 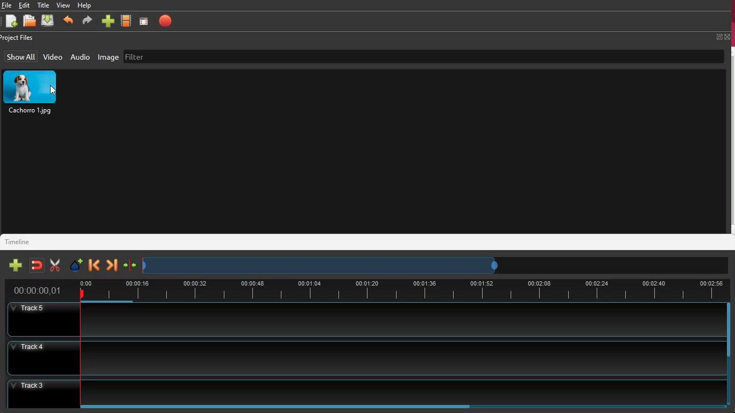 What do you see at coordinates (32, 94) in the screenshot?
I see `image` at bounding box center [32, 94].